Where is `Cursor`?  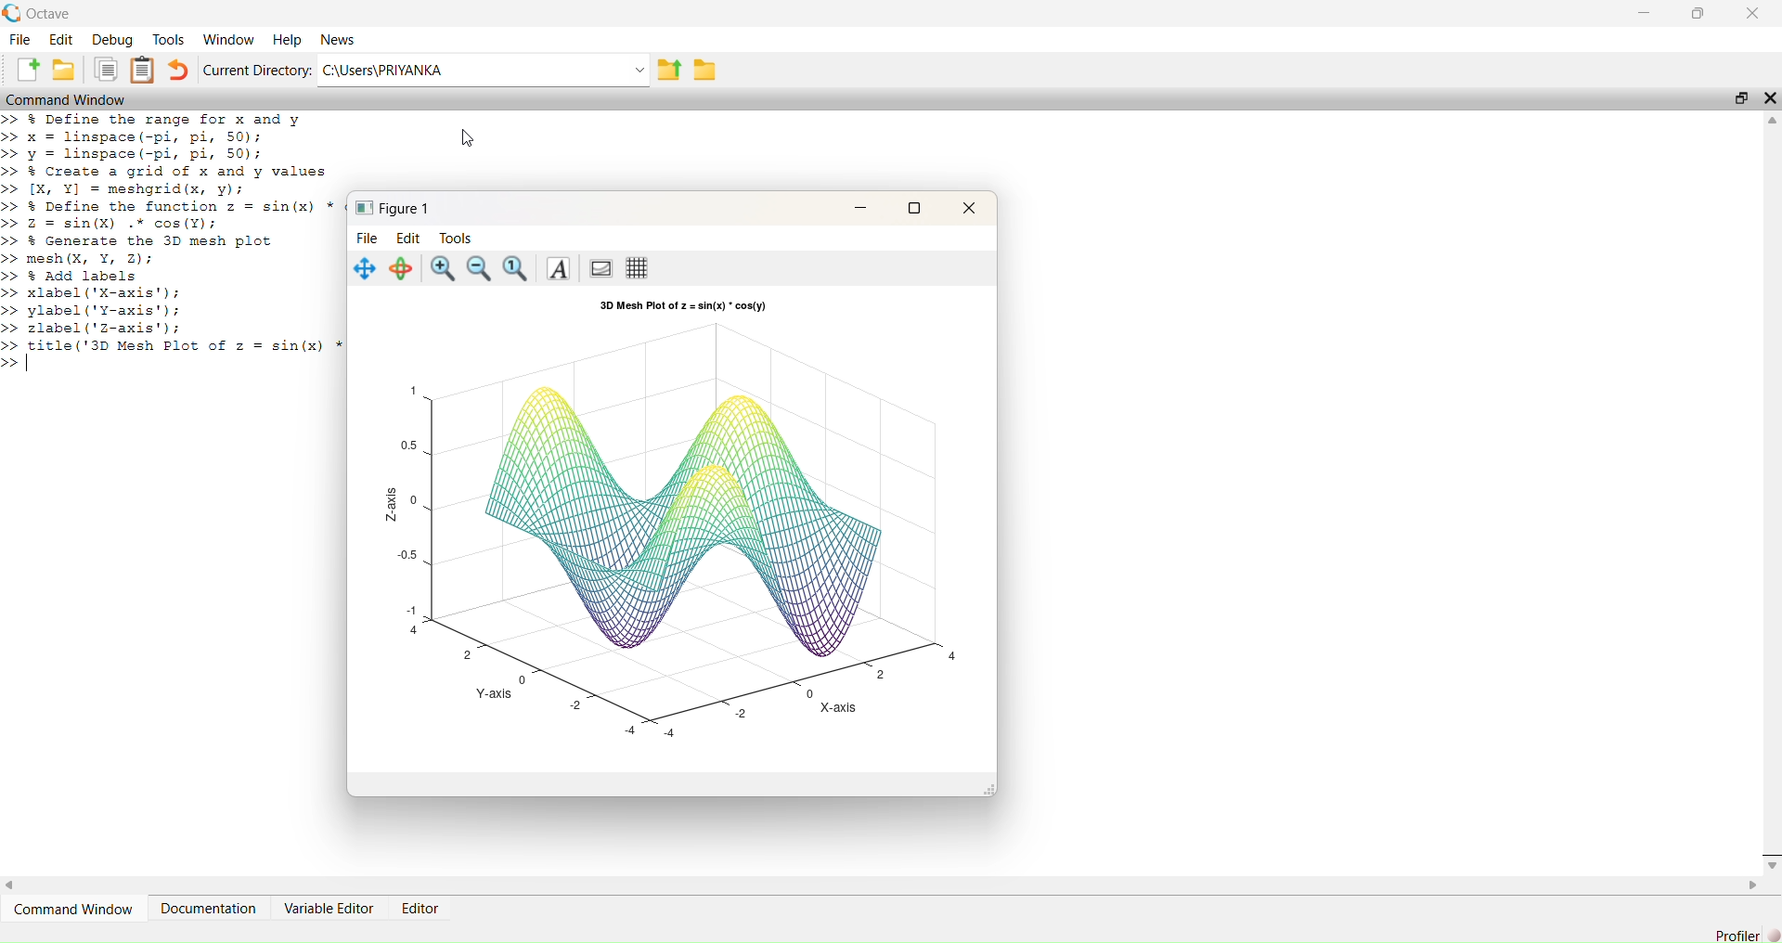
Cursor is located at coordinates (460, 139).